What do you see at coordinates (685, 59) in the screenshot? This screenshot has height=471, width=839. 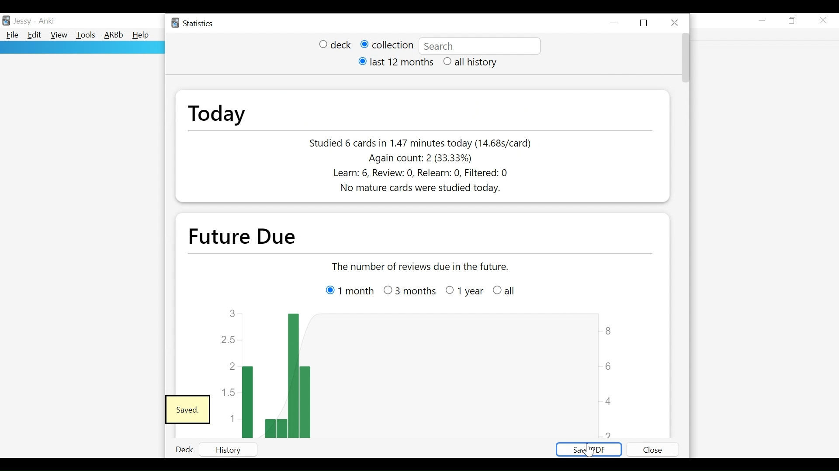 I see `Vertical Scroll bar` at bounding box center [685, 59].